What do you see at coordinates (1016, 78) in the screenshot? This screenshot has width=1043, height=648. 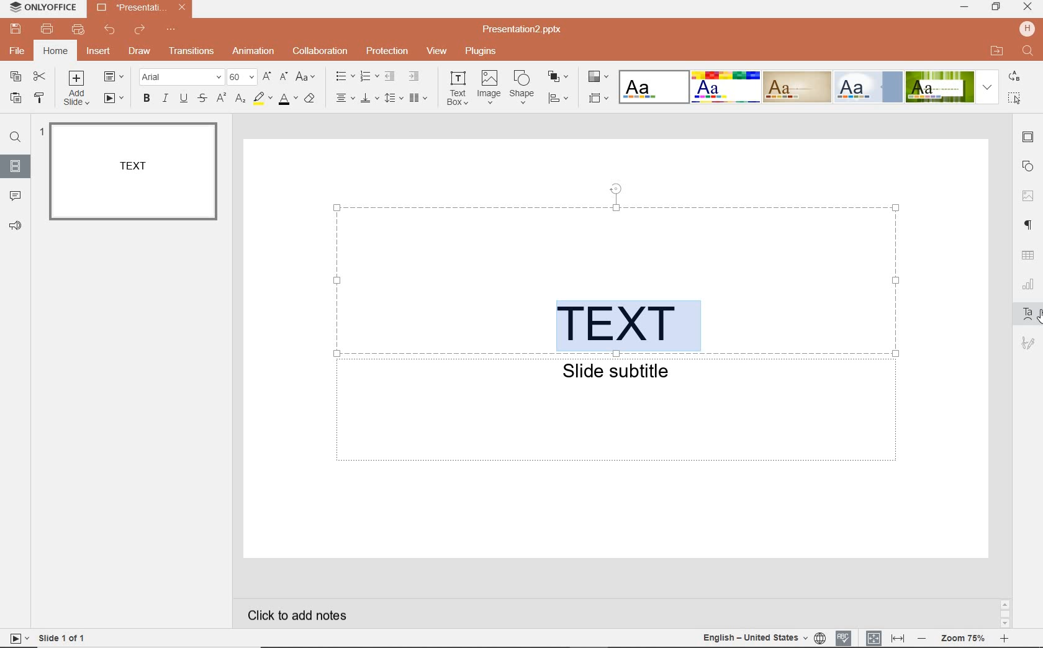 I see `replace` at bounding box center [1016, 78].